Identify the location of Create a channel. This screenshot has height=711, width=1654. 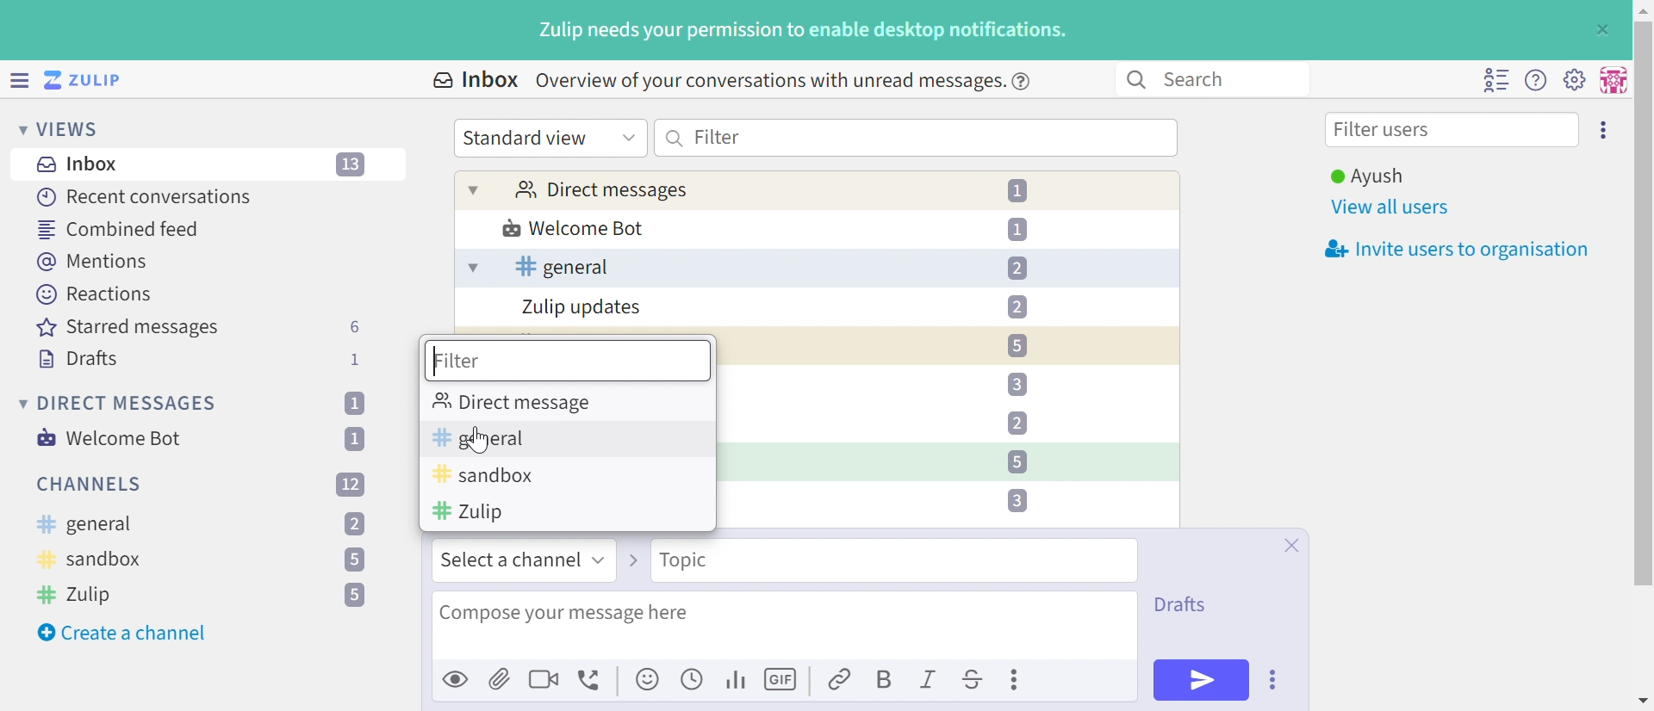
(125, 633).